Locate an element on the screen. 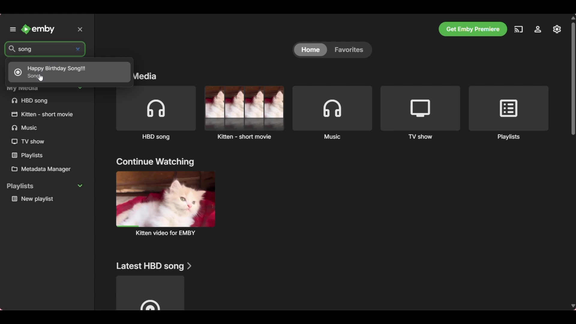 The width and height of the screenshot is (576, 324). TV show is located at coordinates (421, 113).